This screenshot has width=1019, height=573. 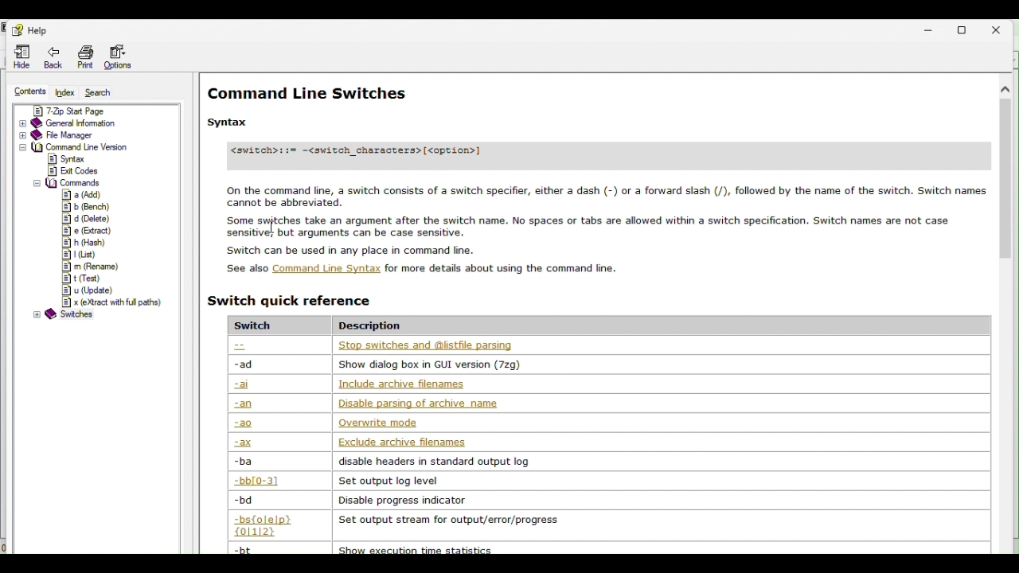 I want to click on 7-Zip File Manager. The 7-Zip File Manager is a program for manipulating files and folders. The 7-Zip File Manager can work with two panels. You can switch between panels by pressing the Tab button. Most of the operations can be executed using keyboard shortcuts or by right-clicking on items and selecting the appropriate command from menu., so click(x=607, y=155).